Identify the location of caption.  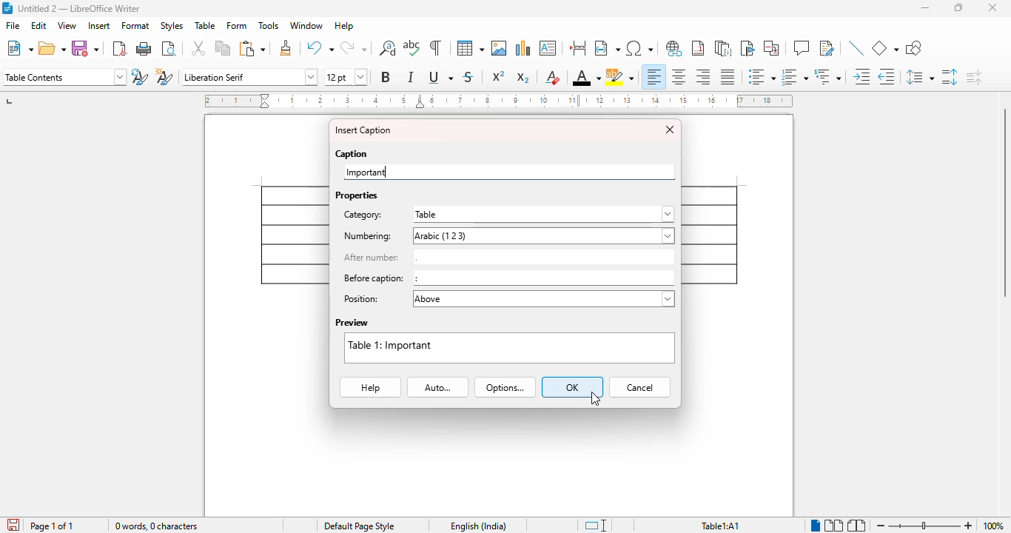
(352, 154).